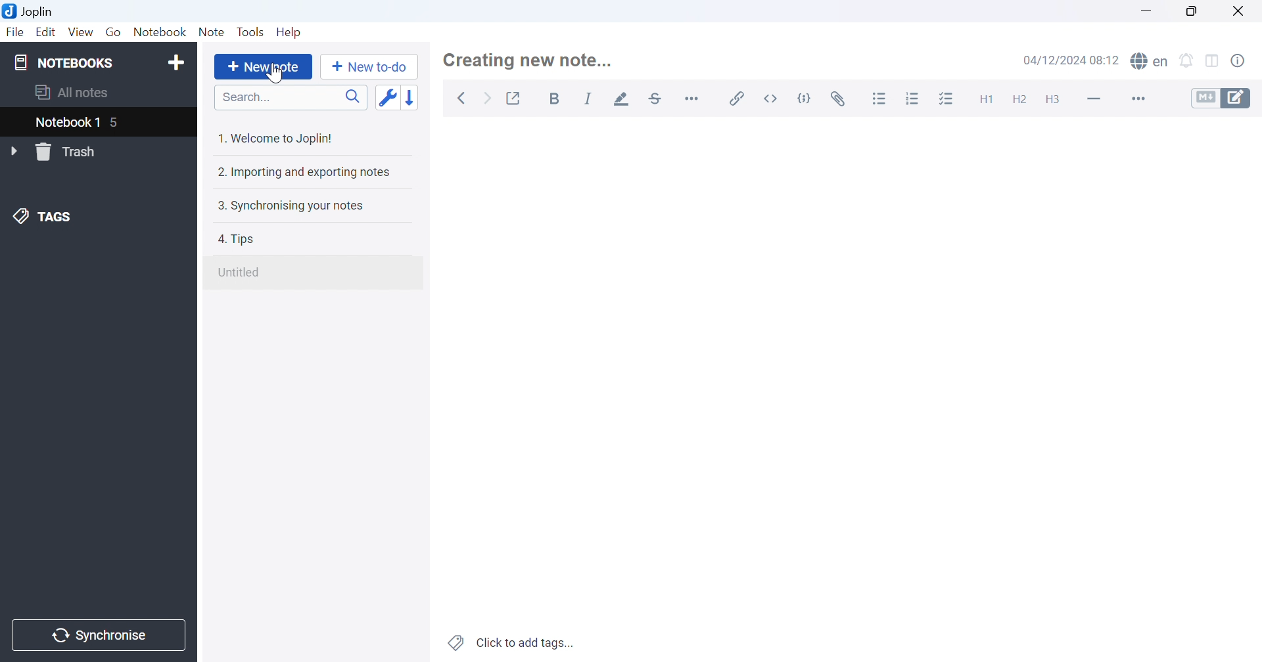 This screenshot has width=1262, height=662. What do you see at coordinates (1189, 60) in the screenshot?
I see `Set alarm` at bounding box center [1189, 60].